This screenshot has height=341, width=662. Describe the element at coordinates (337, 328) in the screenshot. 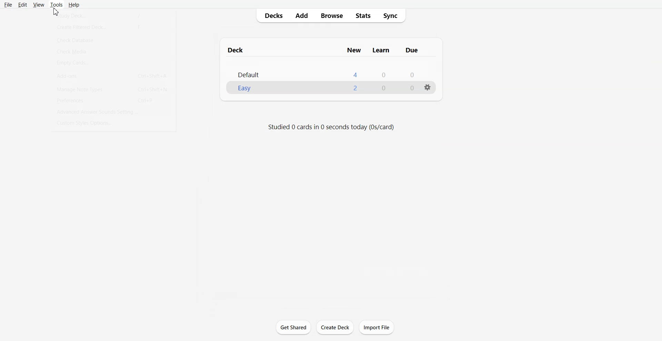

I see `create deck` at that location.